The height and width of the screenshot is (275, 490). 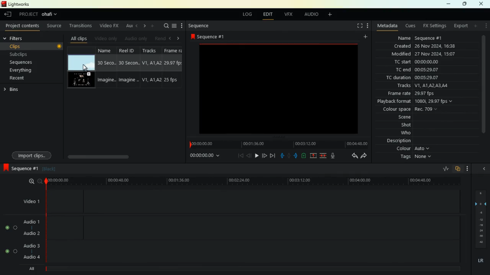 What do you see at coordinates (16, 4) in the screenshot?
I see `lightworks` at bounding box center [16, 4].